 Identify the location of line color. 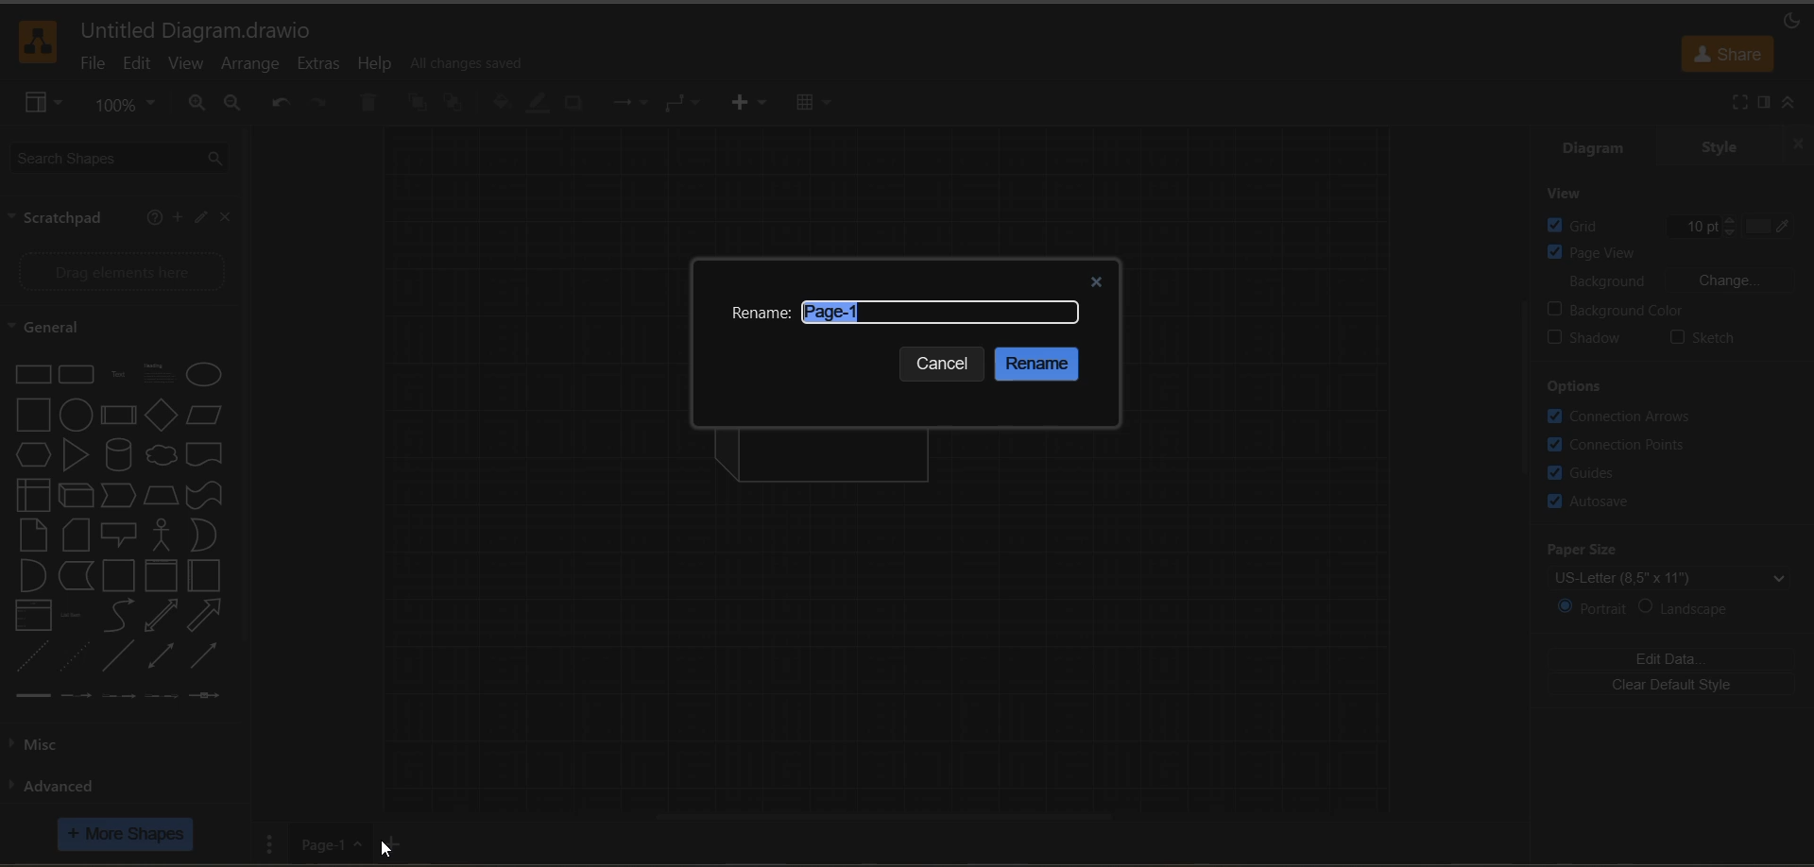
(542, 104).